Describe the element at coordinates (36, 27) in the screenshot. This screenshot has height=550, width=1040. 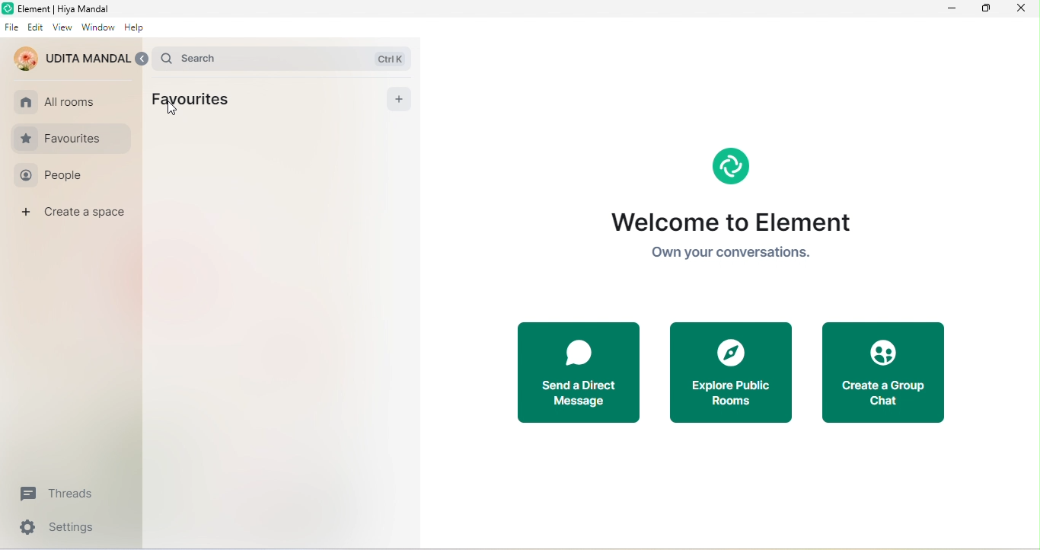
I see `edit` at that location.